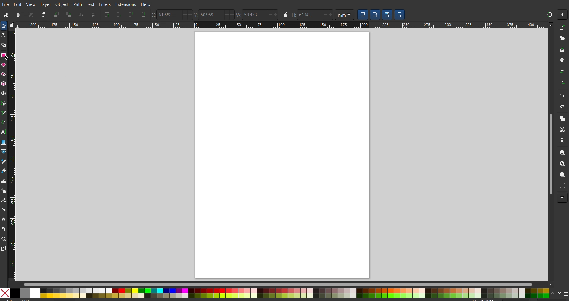 This screenshot has width=569, height=301. I want to click on Pencil Tool, so click(4, 113).